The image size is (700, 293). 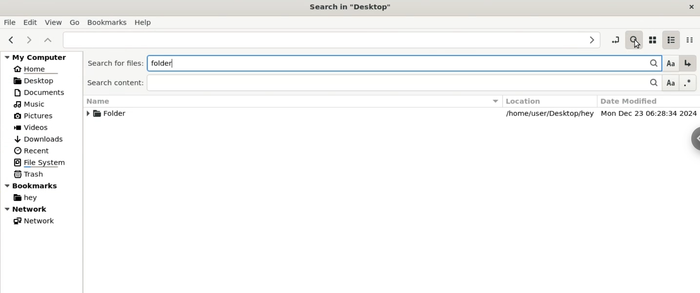 What do you see at coordinates (40, 92) in the screenshot?
I see `Documents` at bounding box center [40, 92].